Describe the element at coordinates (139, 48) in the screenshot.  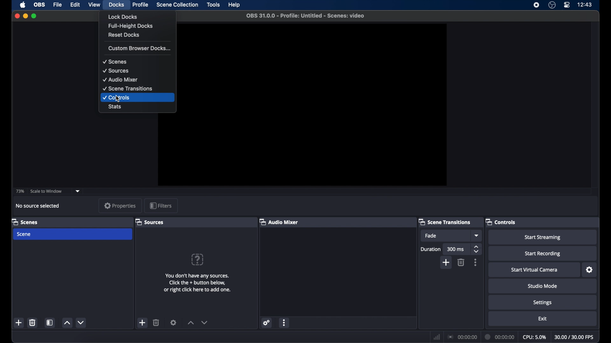
I see `custom browser docks` at that location.